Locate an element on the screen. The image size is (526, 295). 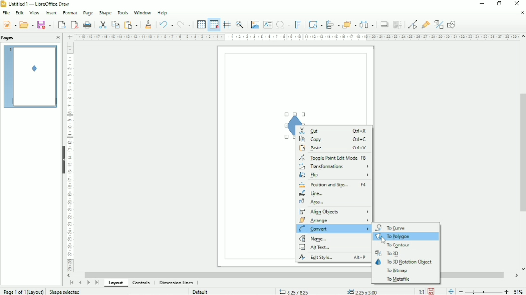
Export is located at coordinates (61, 24).